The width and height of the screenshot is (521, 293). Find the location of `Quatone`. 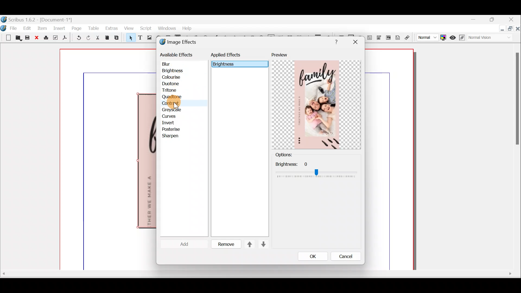

Quatone is located at coordinates (172, 97).